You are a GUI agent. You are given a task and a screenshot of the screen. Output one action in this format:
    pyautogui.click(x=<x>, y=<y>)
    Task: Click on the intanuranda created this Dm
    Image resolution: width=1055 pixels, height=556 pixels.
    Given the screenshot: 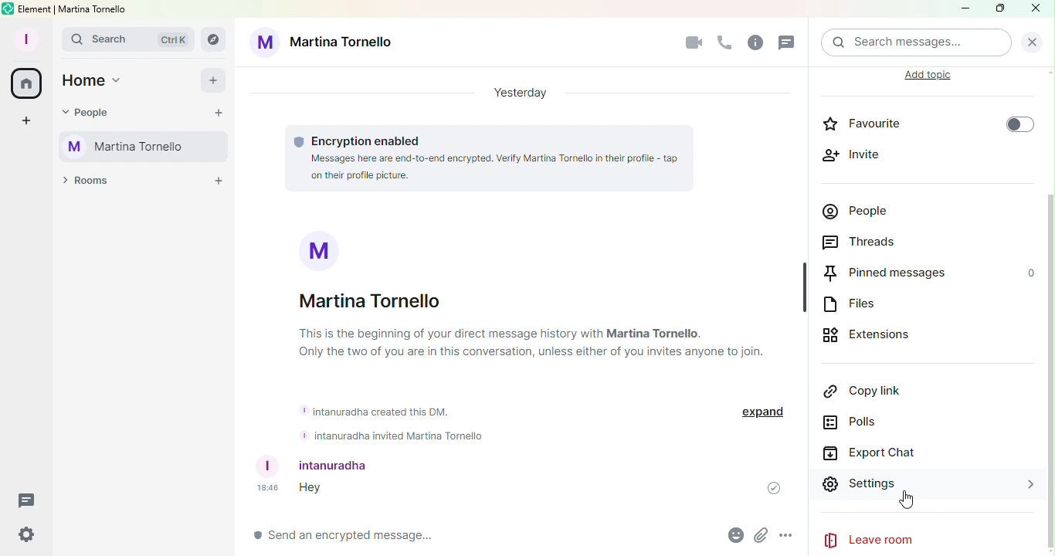 What is the action you would take?
    pyautogui.click(x=380, y=408)
    